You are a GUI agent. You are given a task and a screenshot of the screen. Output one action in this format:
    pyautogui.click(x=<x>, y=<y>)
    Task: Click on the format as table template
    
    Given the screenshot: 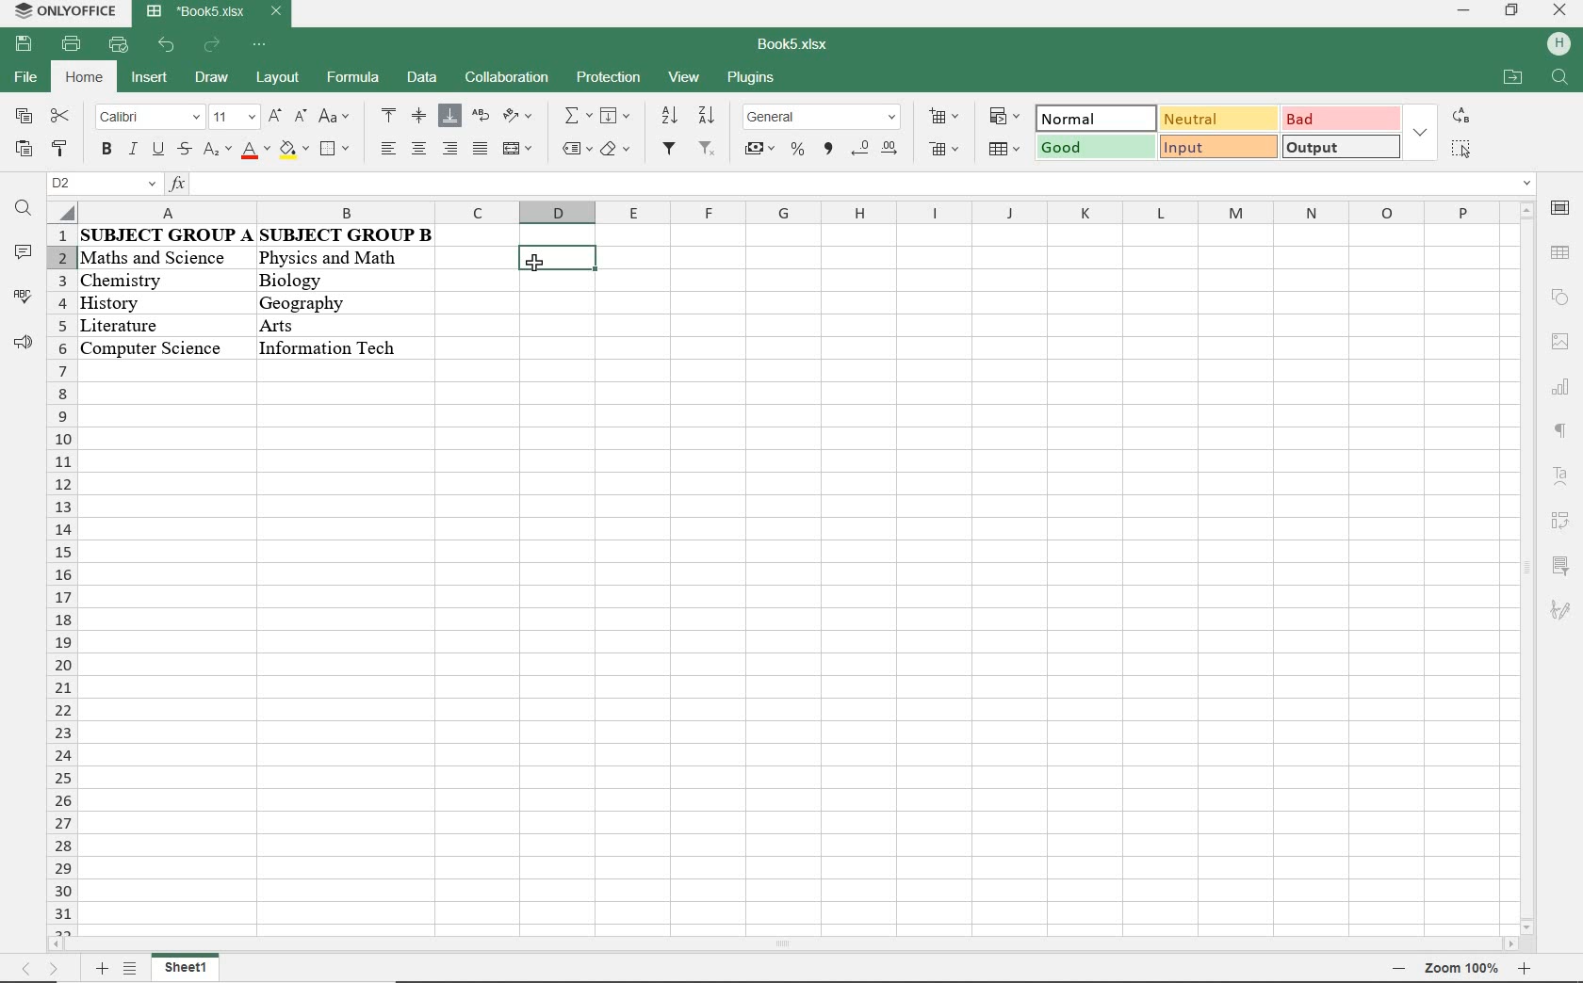 What is the action you would take?
    pyautogui.click(x=1007, y=152)
    